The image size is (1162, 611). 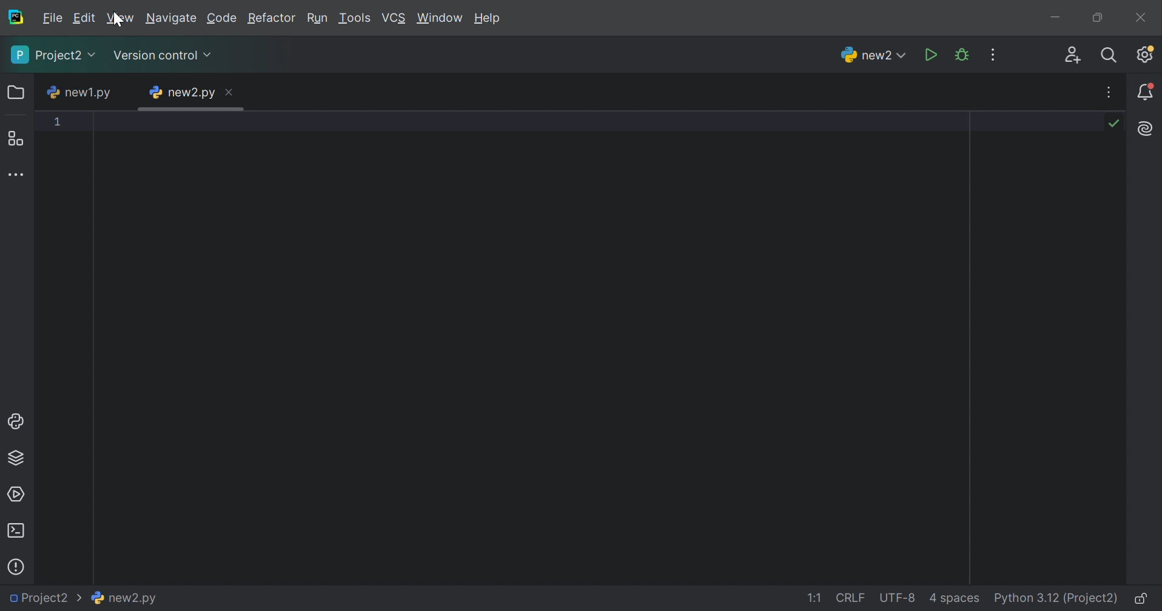 What do you see at coordinates (1143, 18) in the screenshot?
I see `Close` at bounding box center [1143, 18].